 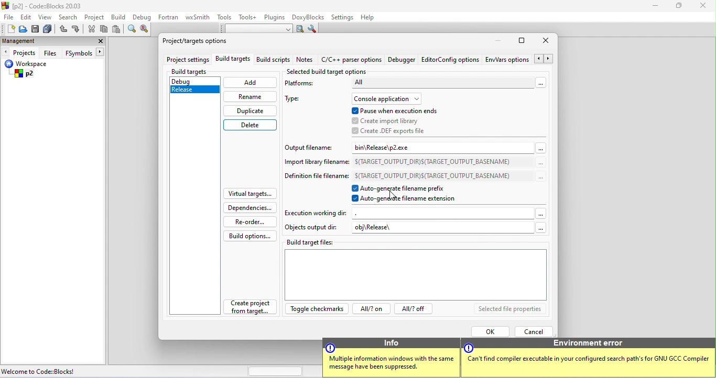 I want to click on replace, so click(x=146, y=31).